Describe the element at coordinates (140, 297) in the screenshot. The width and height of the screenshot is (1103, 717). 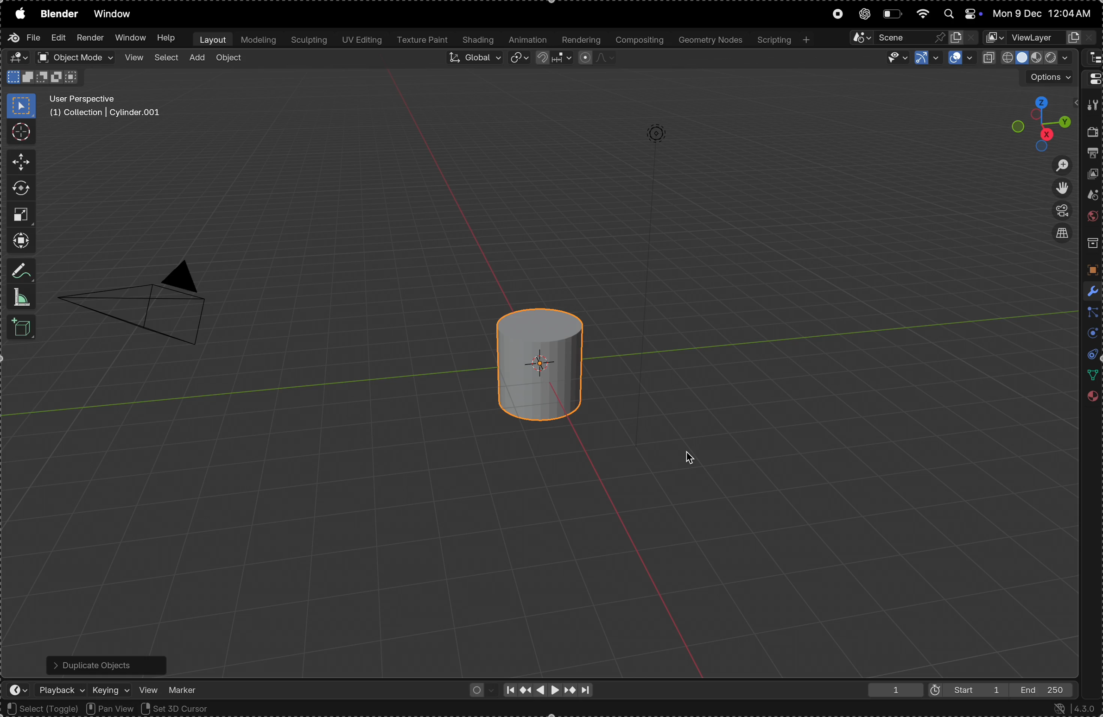
I see `camera perspective` at that location.